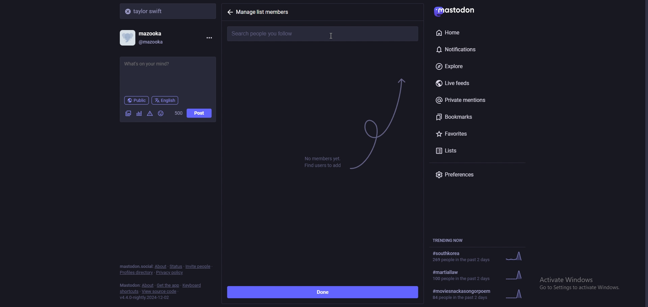  What do you see at coordinates (128, 113) in the screenshot?
I see `image` at bounding box center [128, 113].